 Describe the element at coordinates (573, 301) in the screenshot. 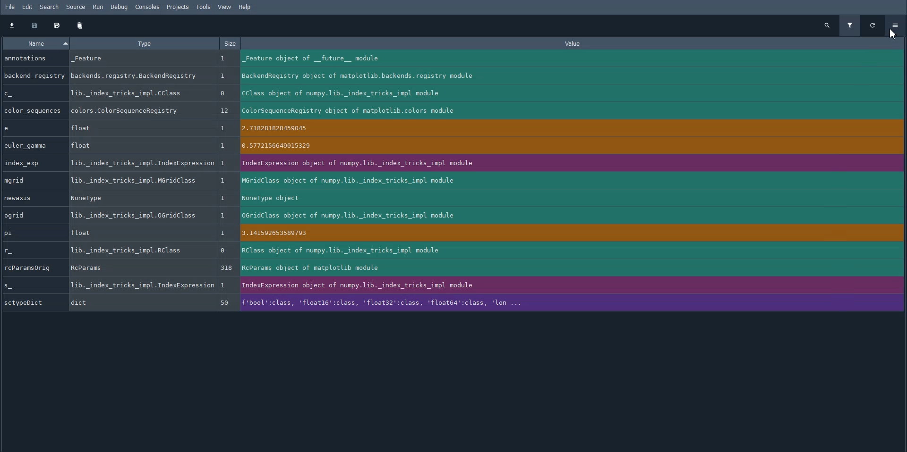

I see `{'bool':class, 'floatl6':class, 'float32':class, 'float64':class, 'lon ...` at that location.